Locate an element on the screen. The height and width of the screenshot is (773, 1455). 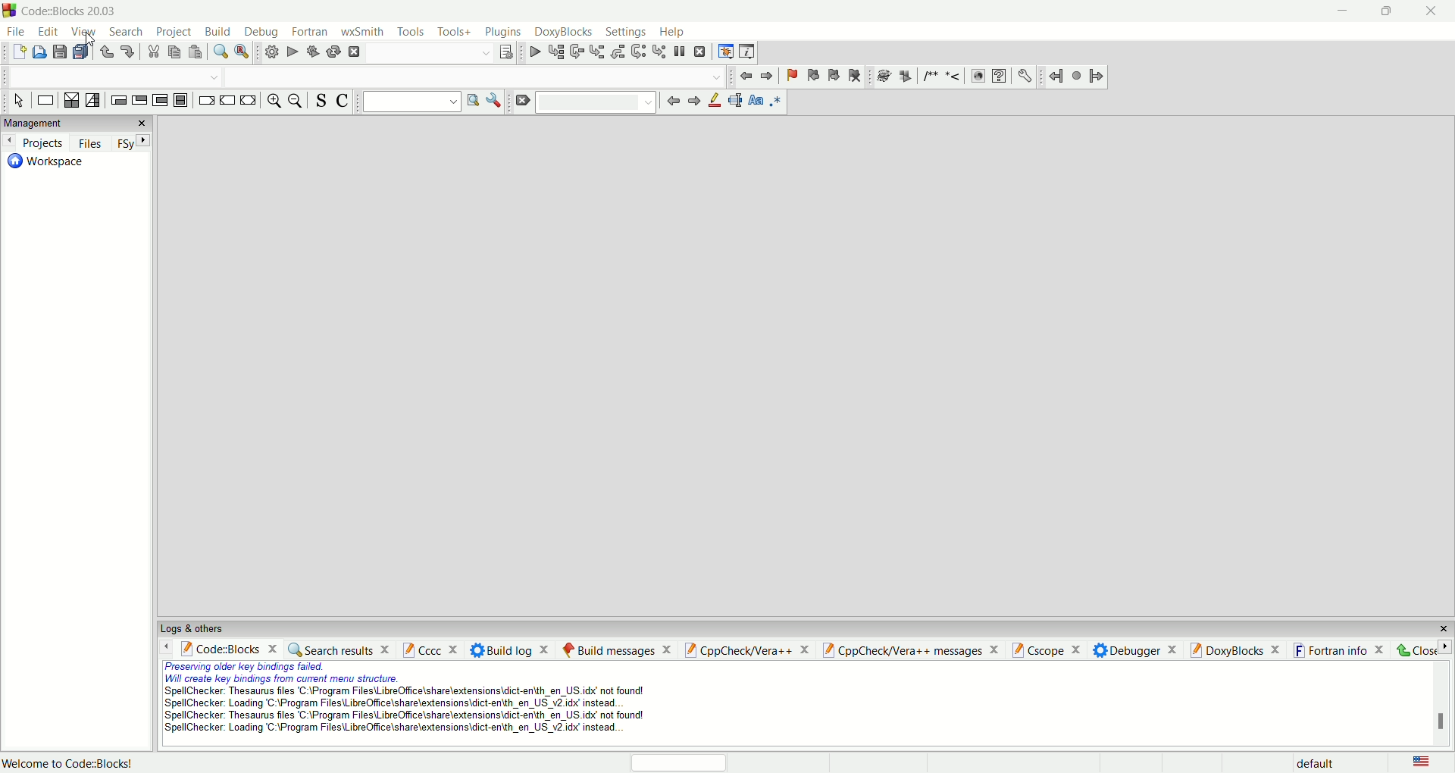
Cccc is located at coordinates (431, 649).